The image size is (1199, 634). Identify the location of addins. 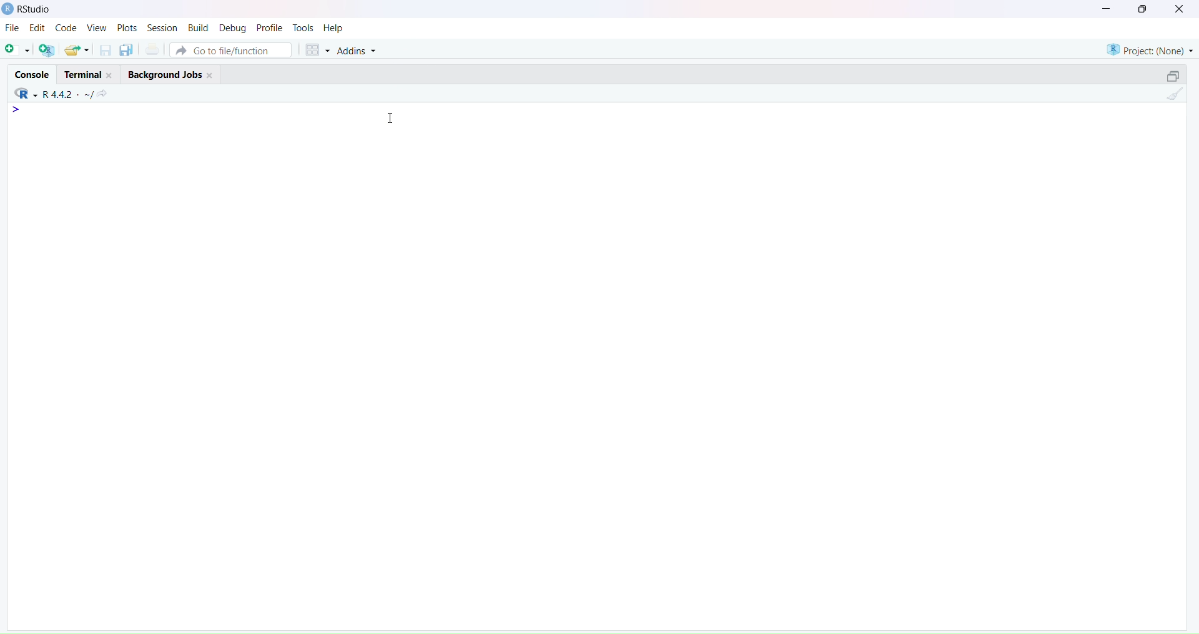
(357, 52).